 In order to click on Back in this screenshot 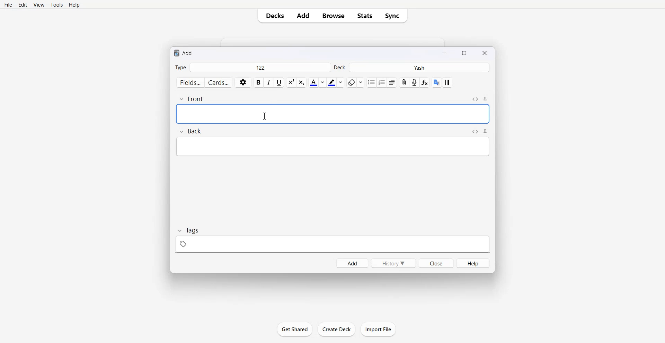, I will do `click(190, 132)`.